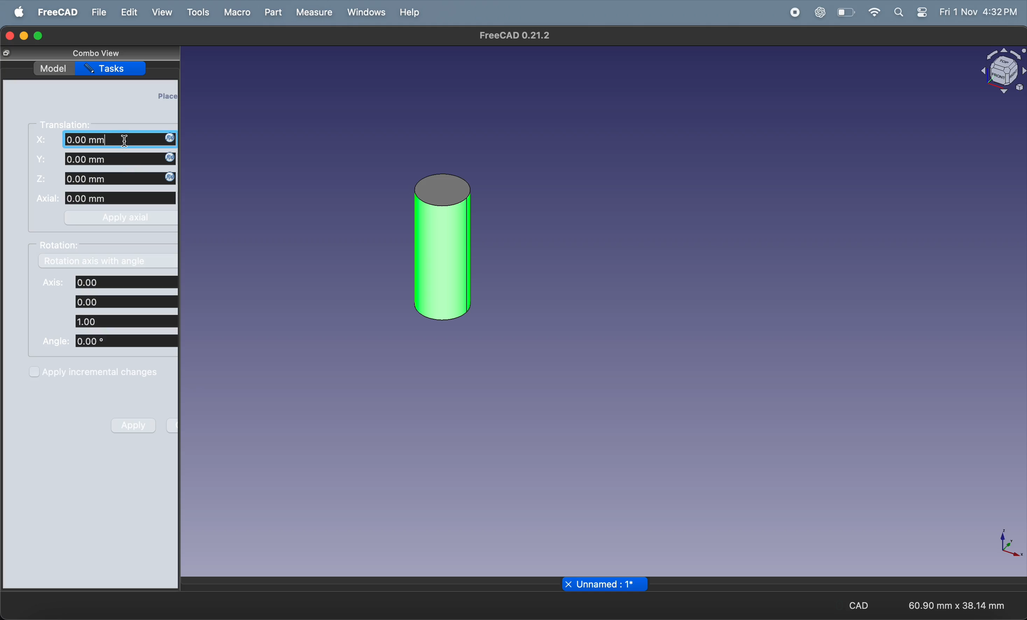  I want to click on view, so click(158, 12).